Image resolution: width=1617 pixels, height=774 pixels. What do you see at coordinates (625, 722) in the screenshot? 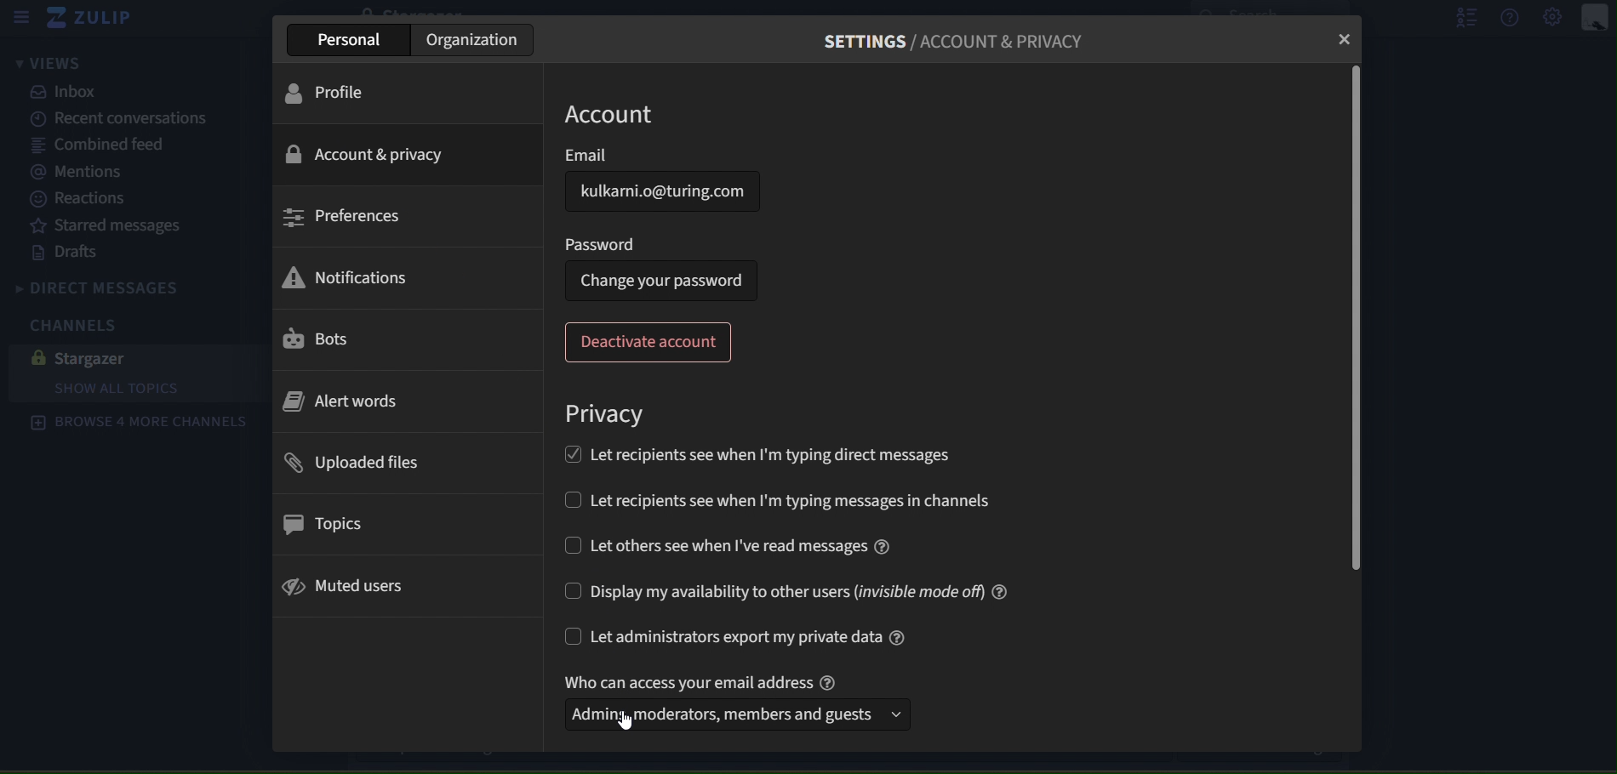
I see `cursor` at bounding box center [625, 722].